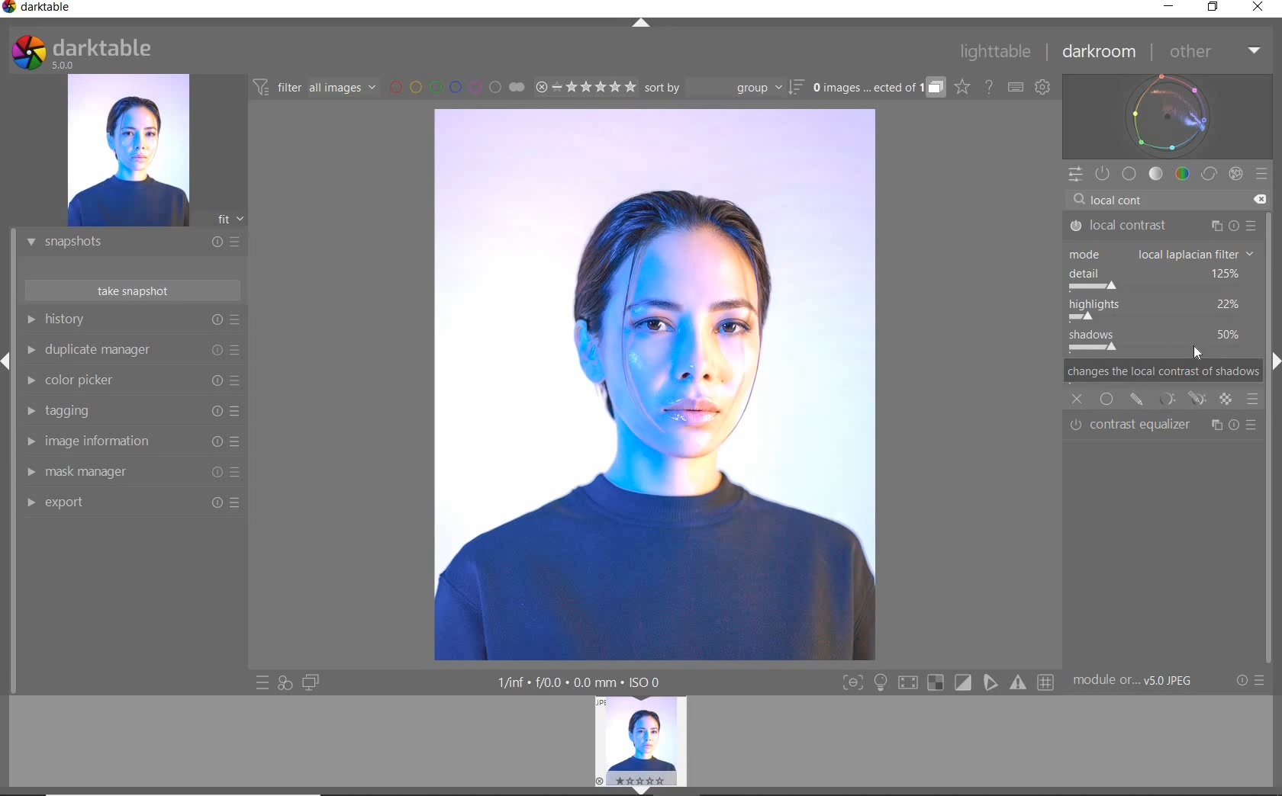 This screenshot has width=1282, height=796. Describe the element at coordinates (1016, 87) in the screenshot. I see `SET KEYBOARD SHORTCUTS` at that location.